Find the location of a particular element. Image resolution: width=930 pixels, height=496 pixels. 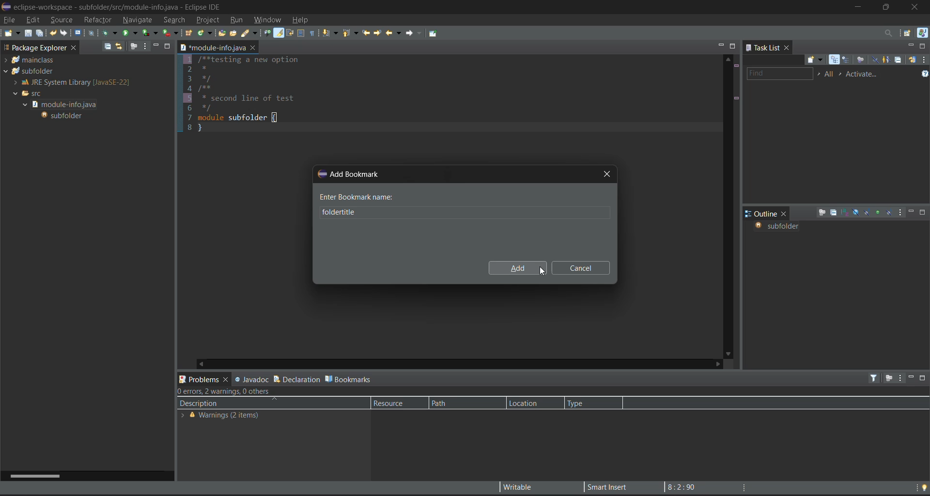

view menu is located at coordinates (924, 59).